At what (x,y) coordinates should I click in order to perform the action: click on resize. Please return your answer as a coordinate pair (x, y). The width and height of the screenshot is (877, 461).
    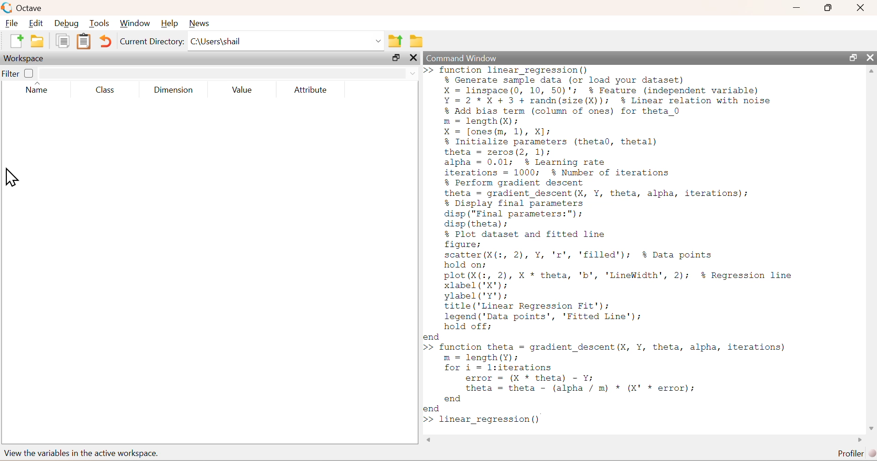
    Looking at the image, I should click on (852, 58).